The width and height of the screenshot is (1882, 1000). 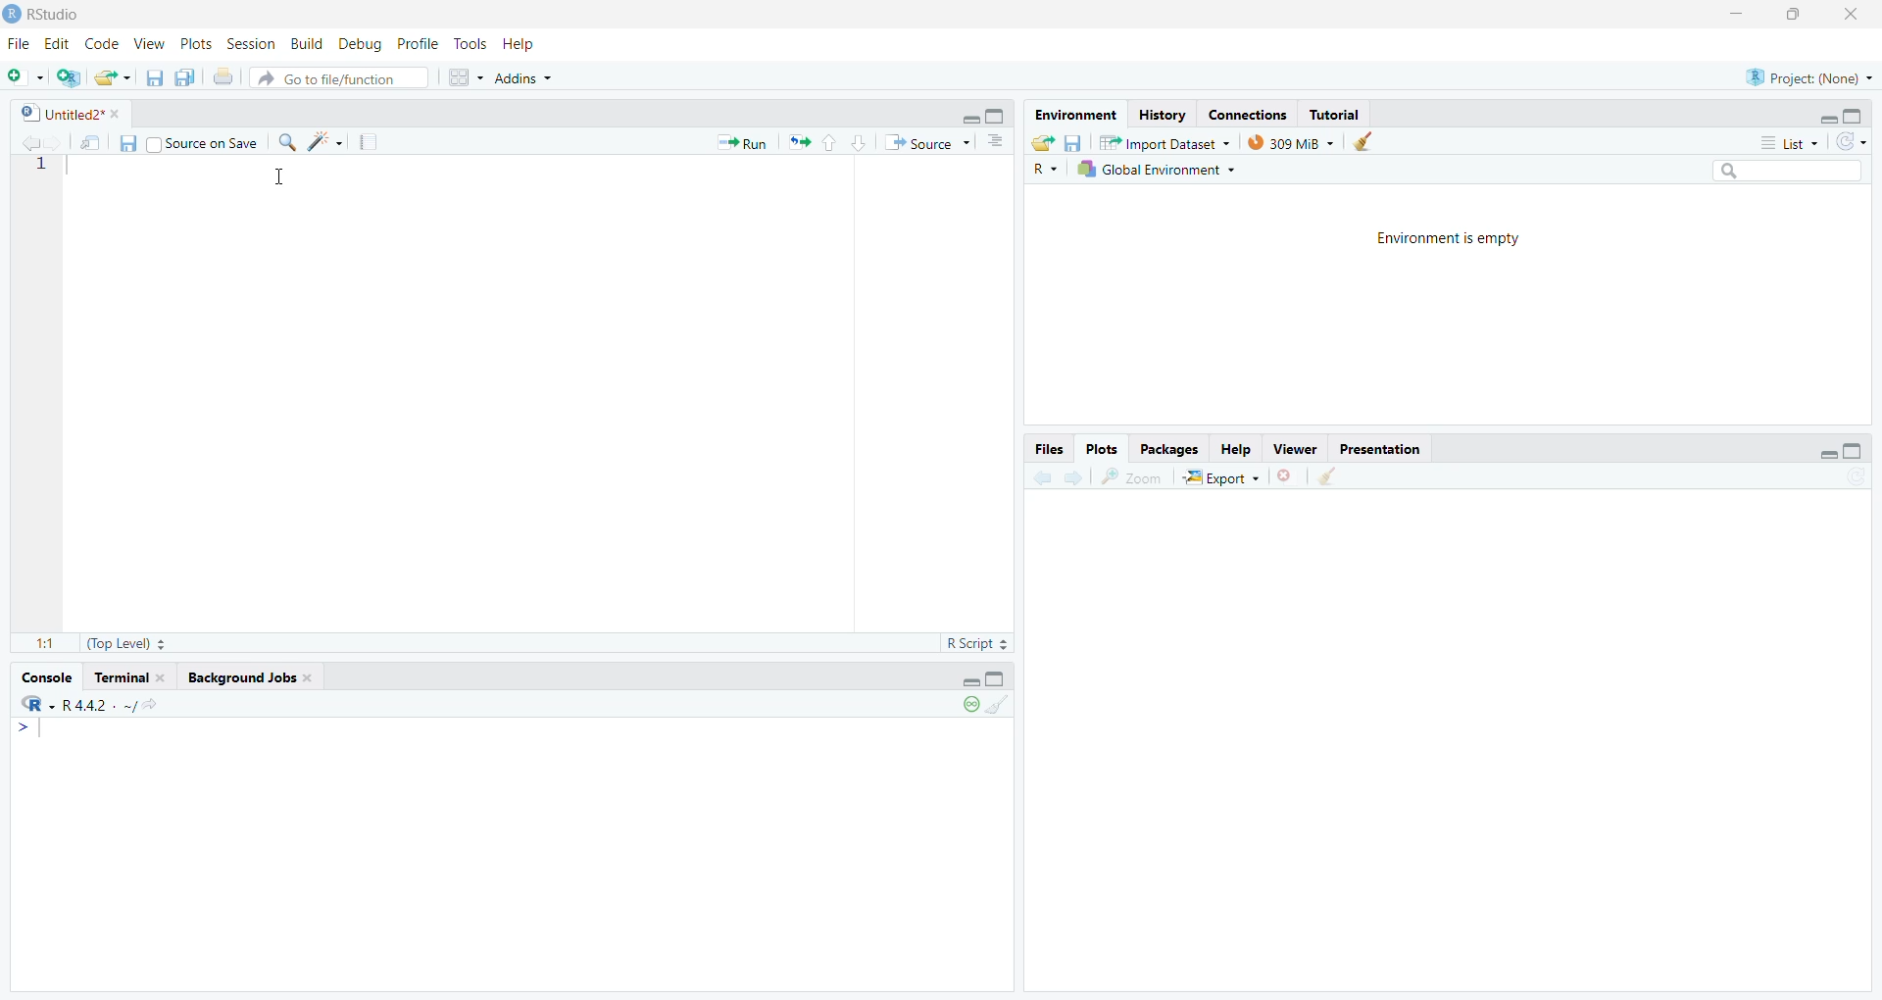 What do you see at coordinates (208, 144) in the screenshot?
I see `Source on Save` at bounding box center [208, 144].